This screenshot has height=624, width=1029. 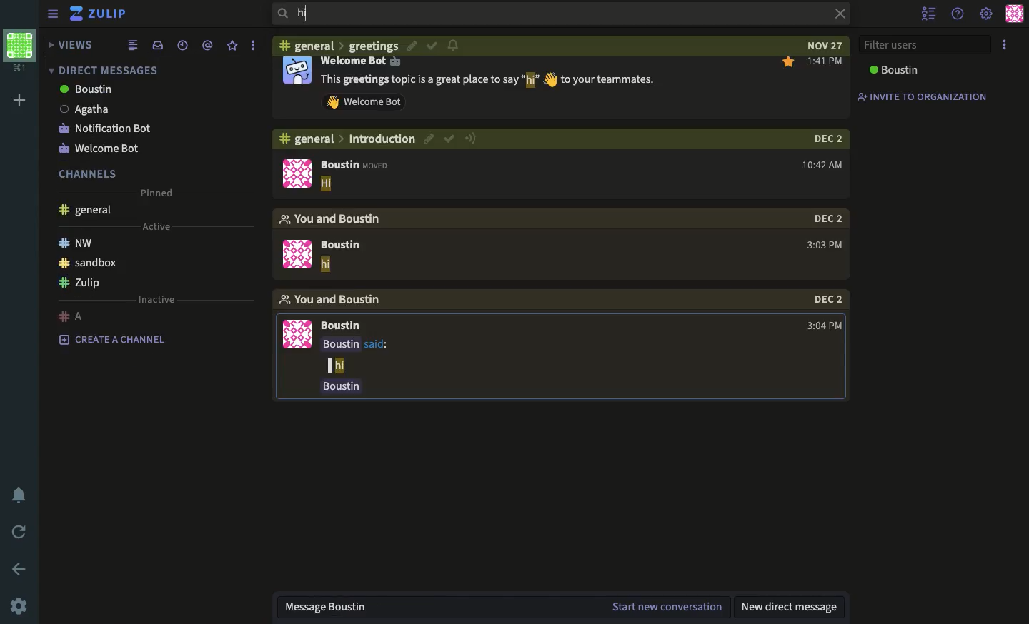 What do you see at coordinates (822, 325) in the screenshot?
I see `3:04PM ` at bounding box center [822, 325].